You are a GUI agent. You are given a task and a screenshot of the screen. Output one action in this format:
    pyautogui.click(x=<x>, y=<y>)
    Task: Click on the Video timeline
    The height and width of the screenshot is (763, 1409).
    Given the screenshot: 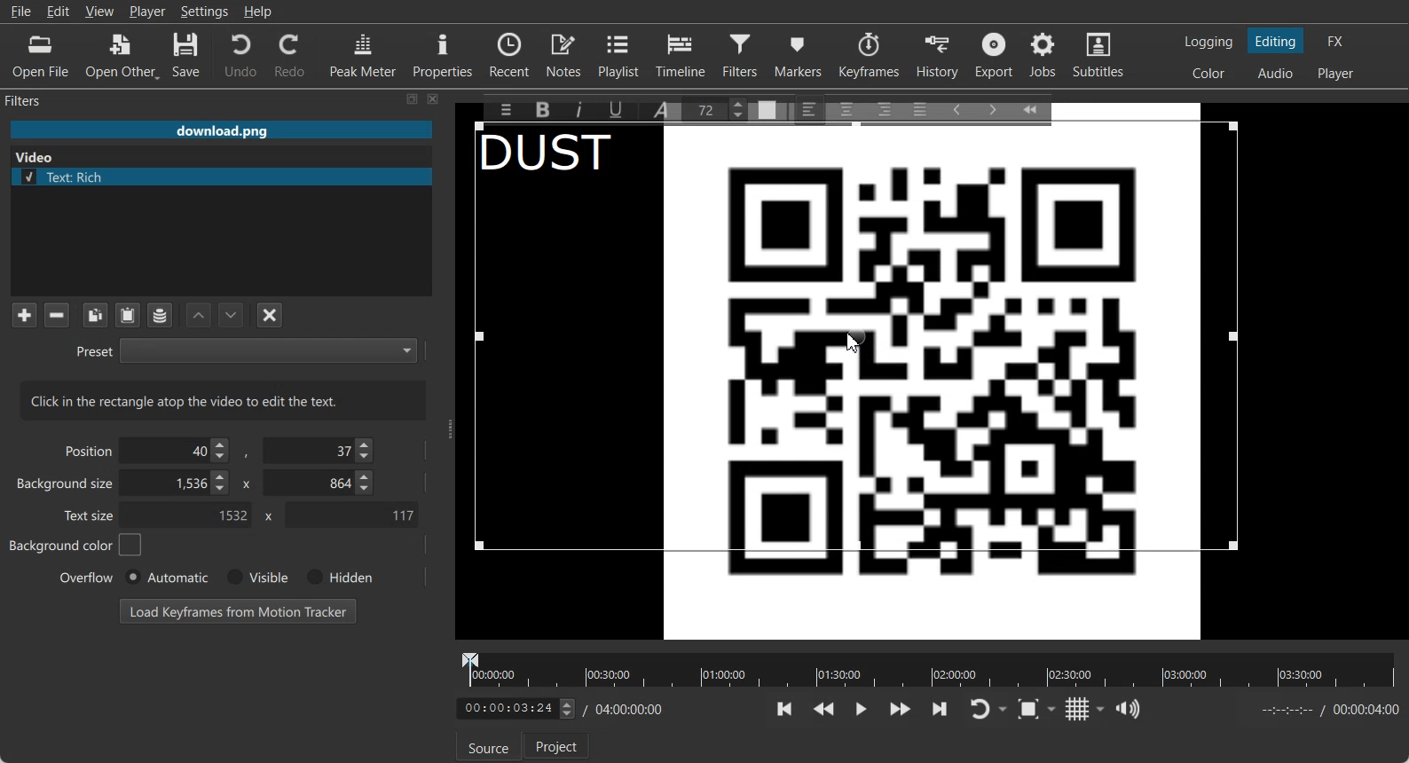 What is the action you would take?
    pyautogui.click(x=928, y=668)
    